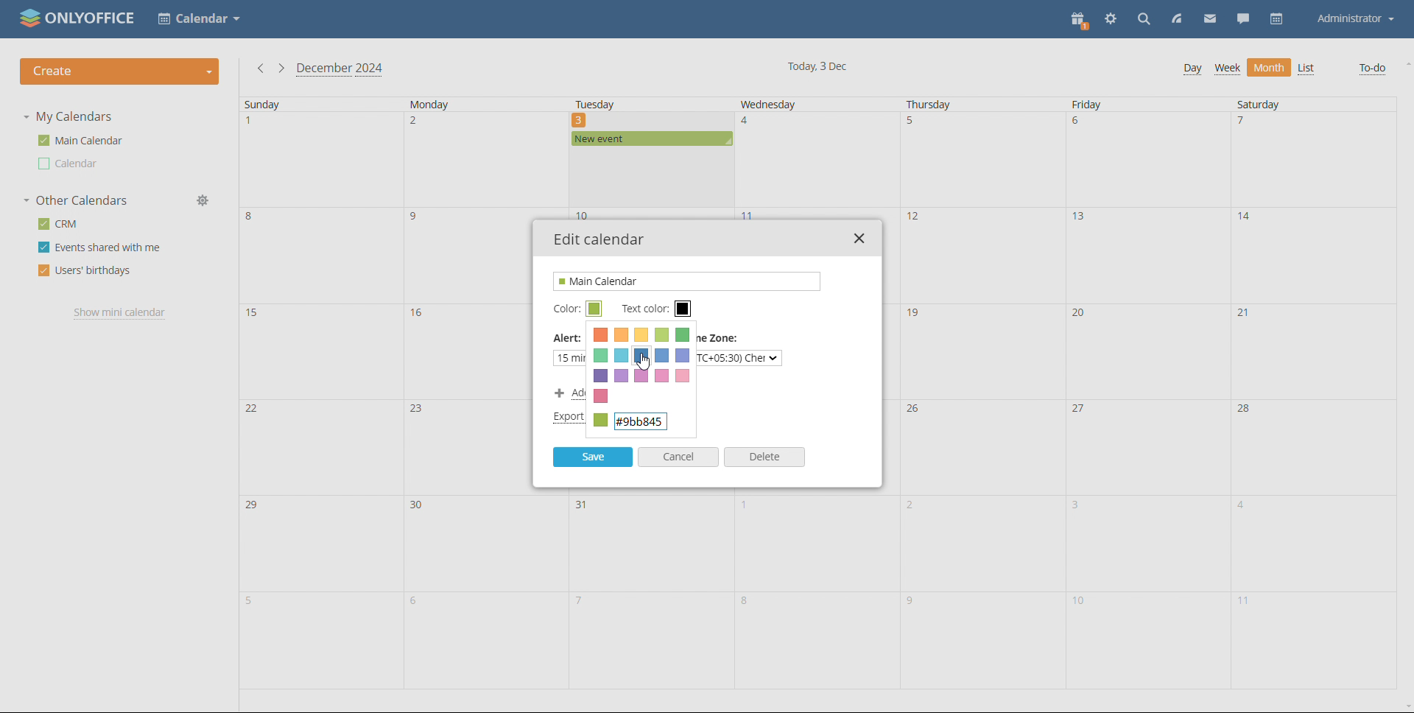 The width and height of the screenshot is (1414, 713). What do you see at coordinates (648, 640) in the screenshot?
I see `date` at bounding box center [648, 640].